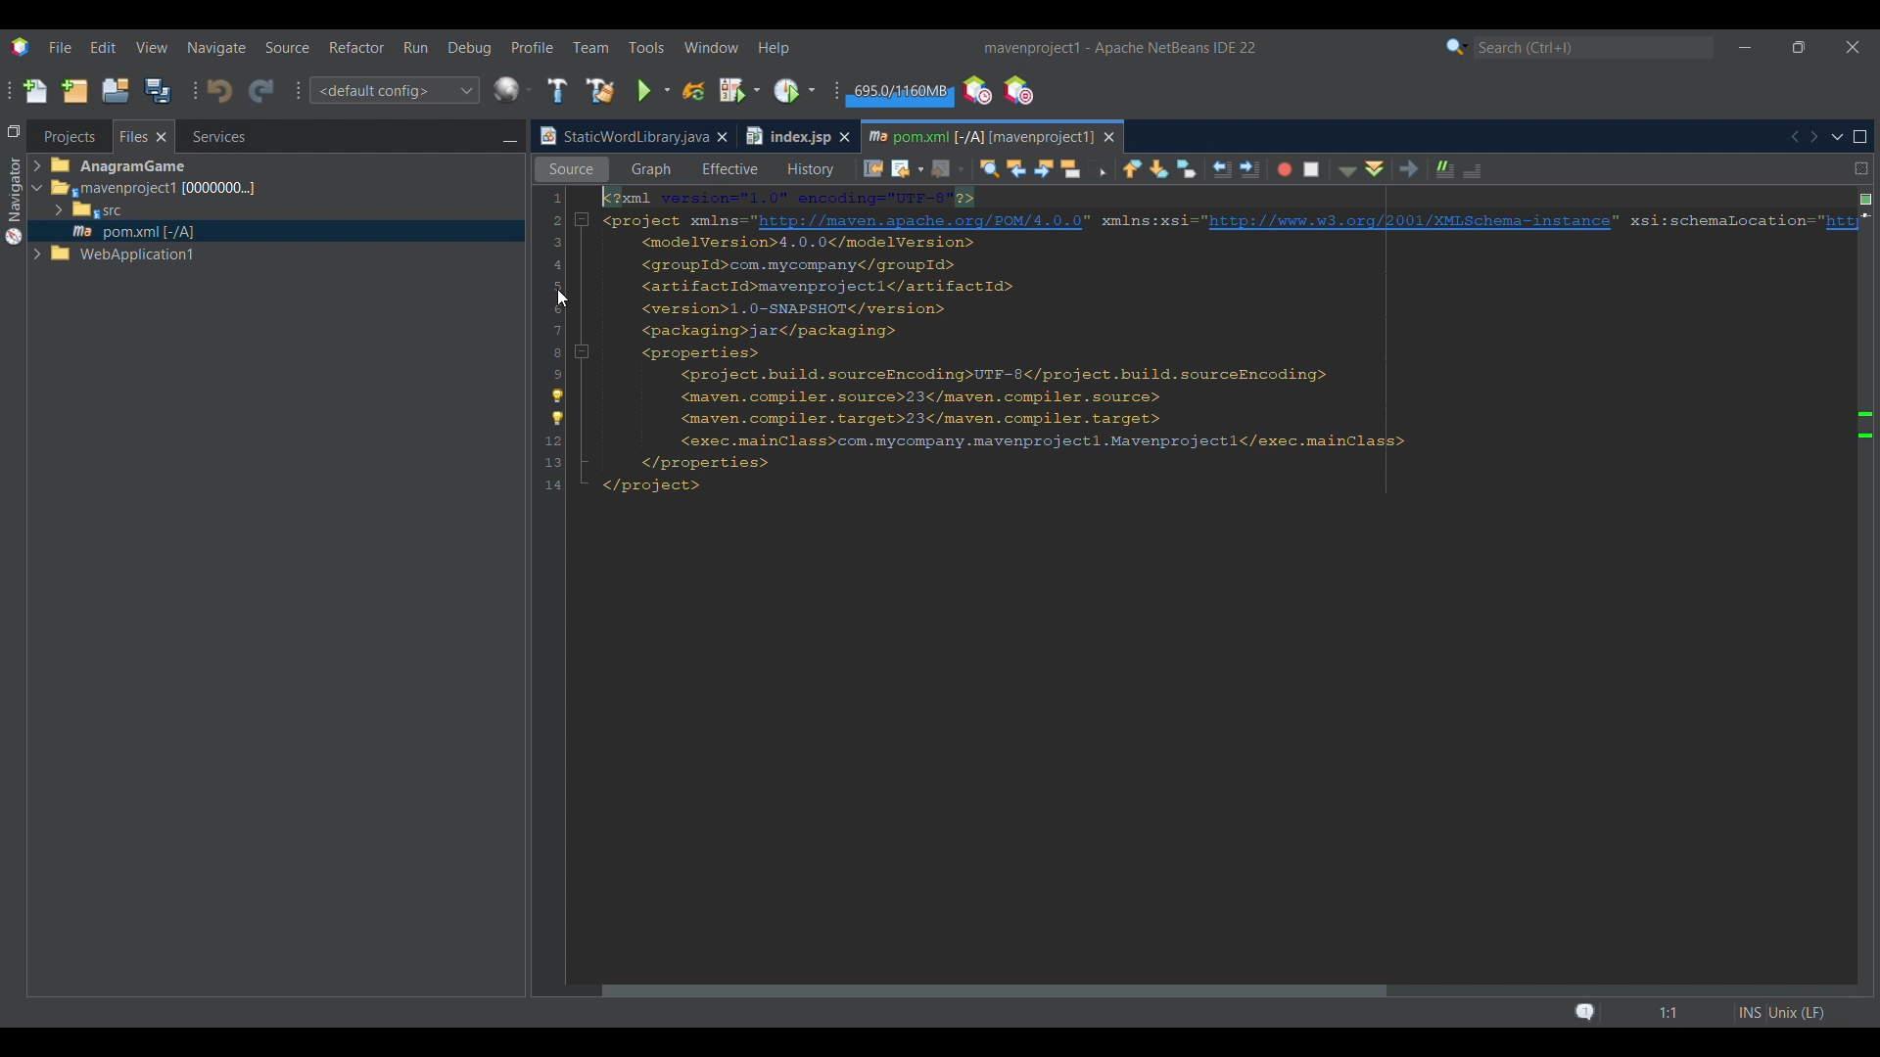  Describe the element at coordinates (1109, 137) in the screenshot. I see `Close tab` at that location.